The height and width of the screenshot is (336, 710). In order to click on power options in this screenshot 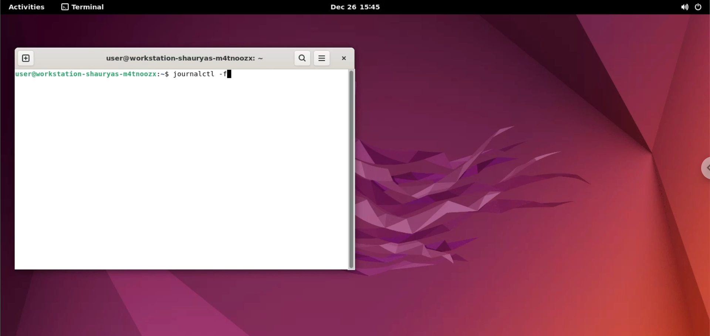, I will do `click(700, 7)`.